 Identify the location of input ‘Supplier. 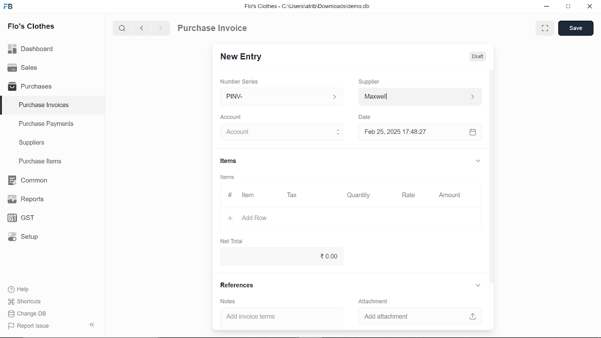
(420, 96).